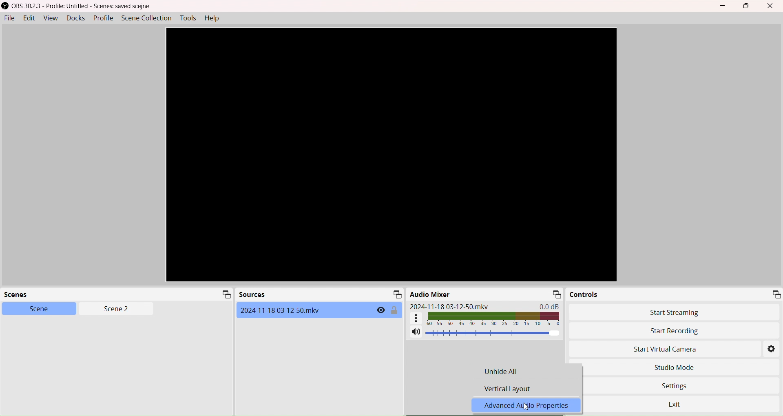 This screenshot has height=416, width=783. What do you see at coordinates (49, 18) in the screenshot?
I see `View` at bounding box center [49, 18].